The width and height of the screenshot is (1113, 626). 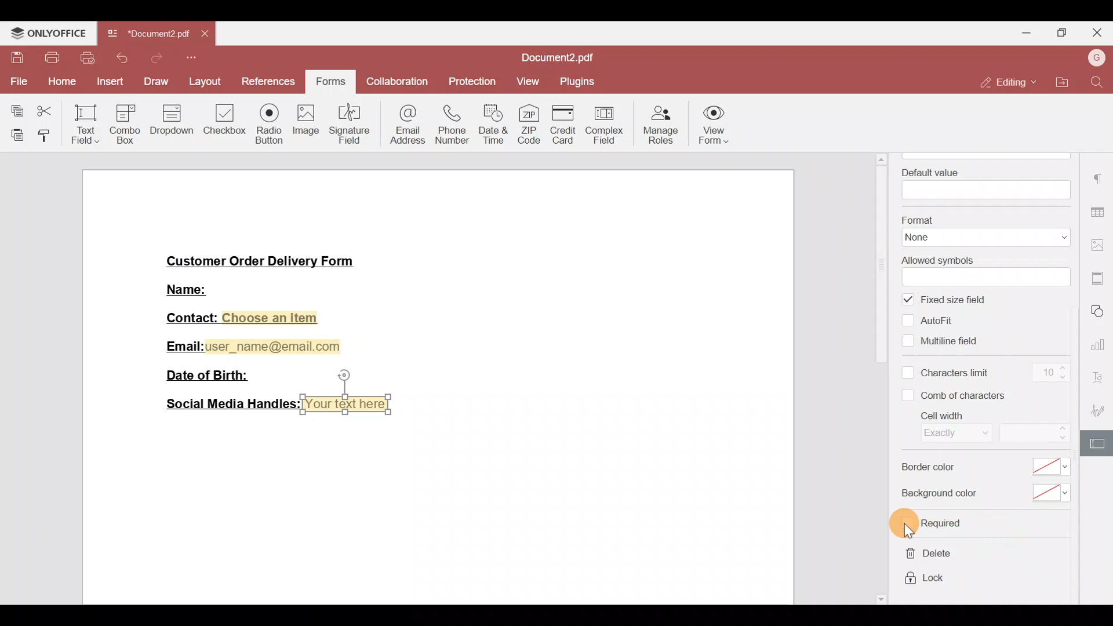 What do you see at coordinates (13, 108) in the screenshot?
I see `Copy` at bounding box center [13, 108].